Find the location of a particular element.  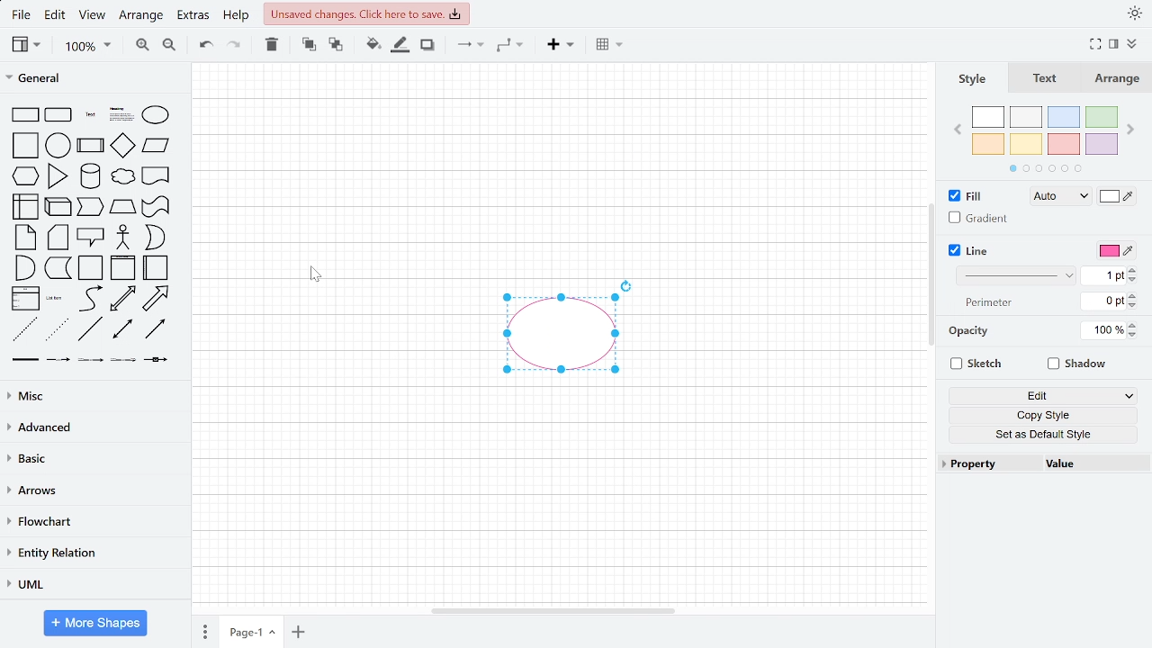

Current OPacity is located at coordinates (1099, 331).